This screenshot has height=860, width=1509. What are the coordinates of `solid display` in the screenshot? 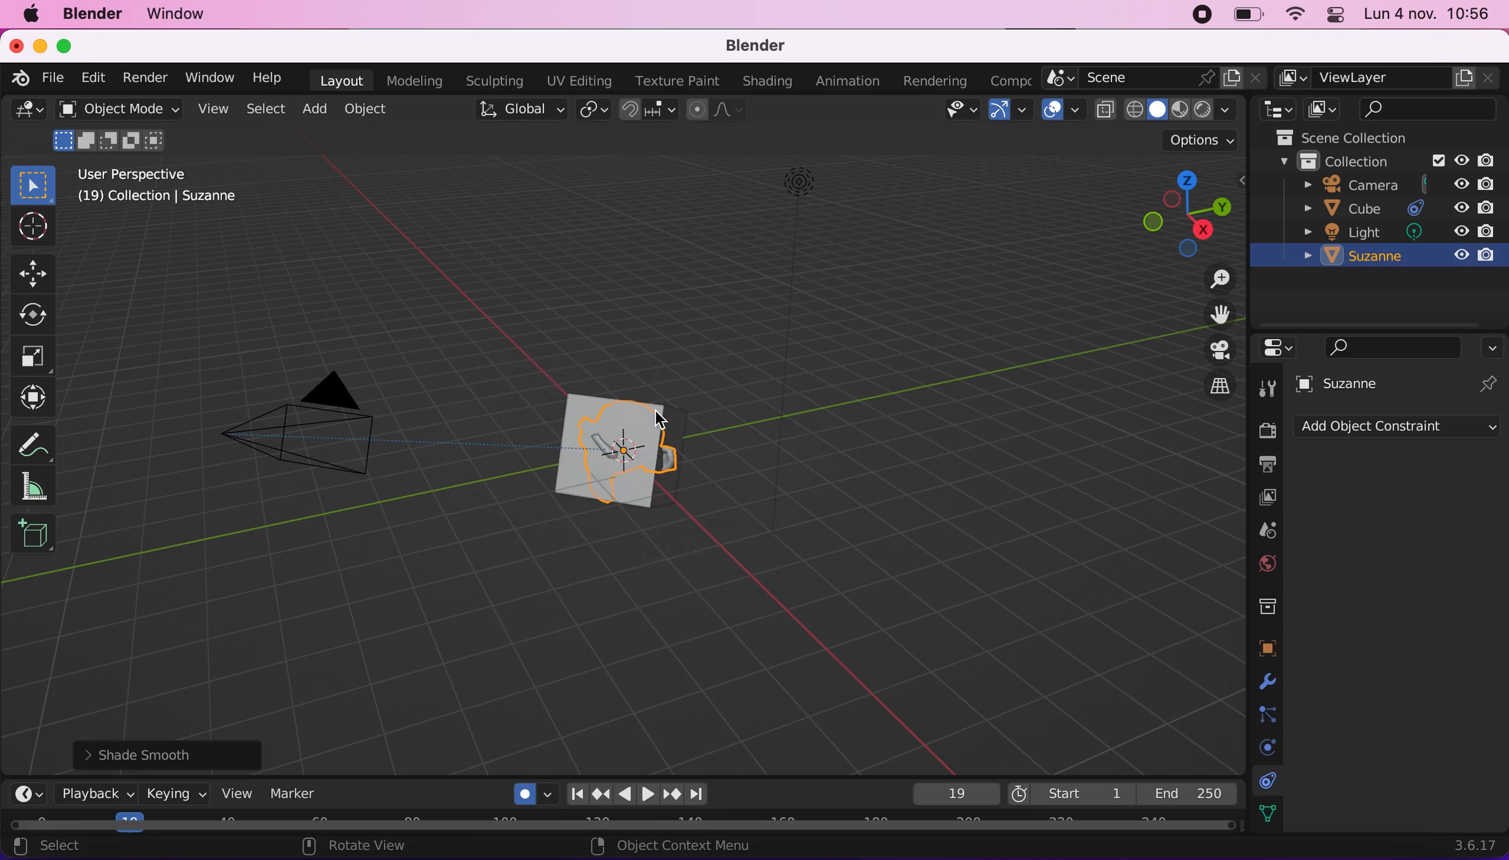 It's located at (1156, 110).